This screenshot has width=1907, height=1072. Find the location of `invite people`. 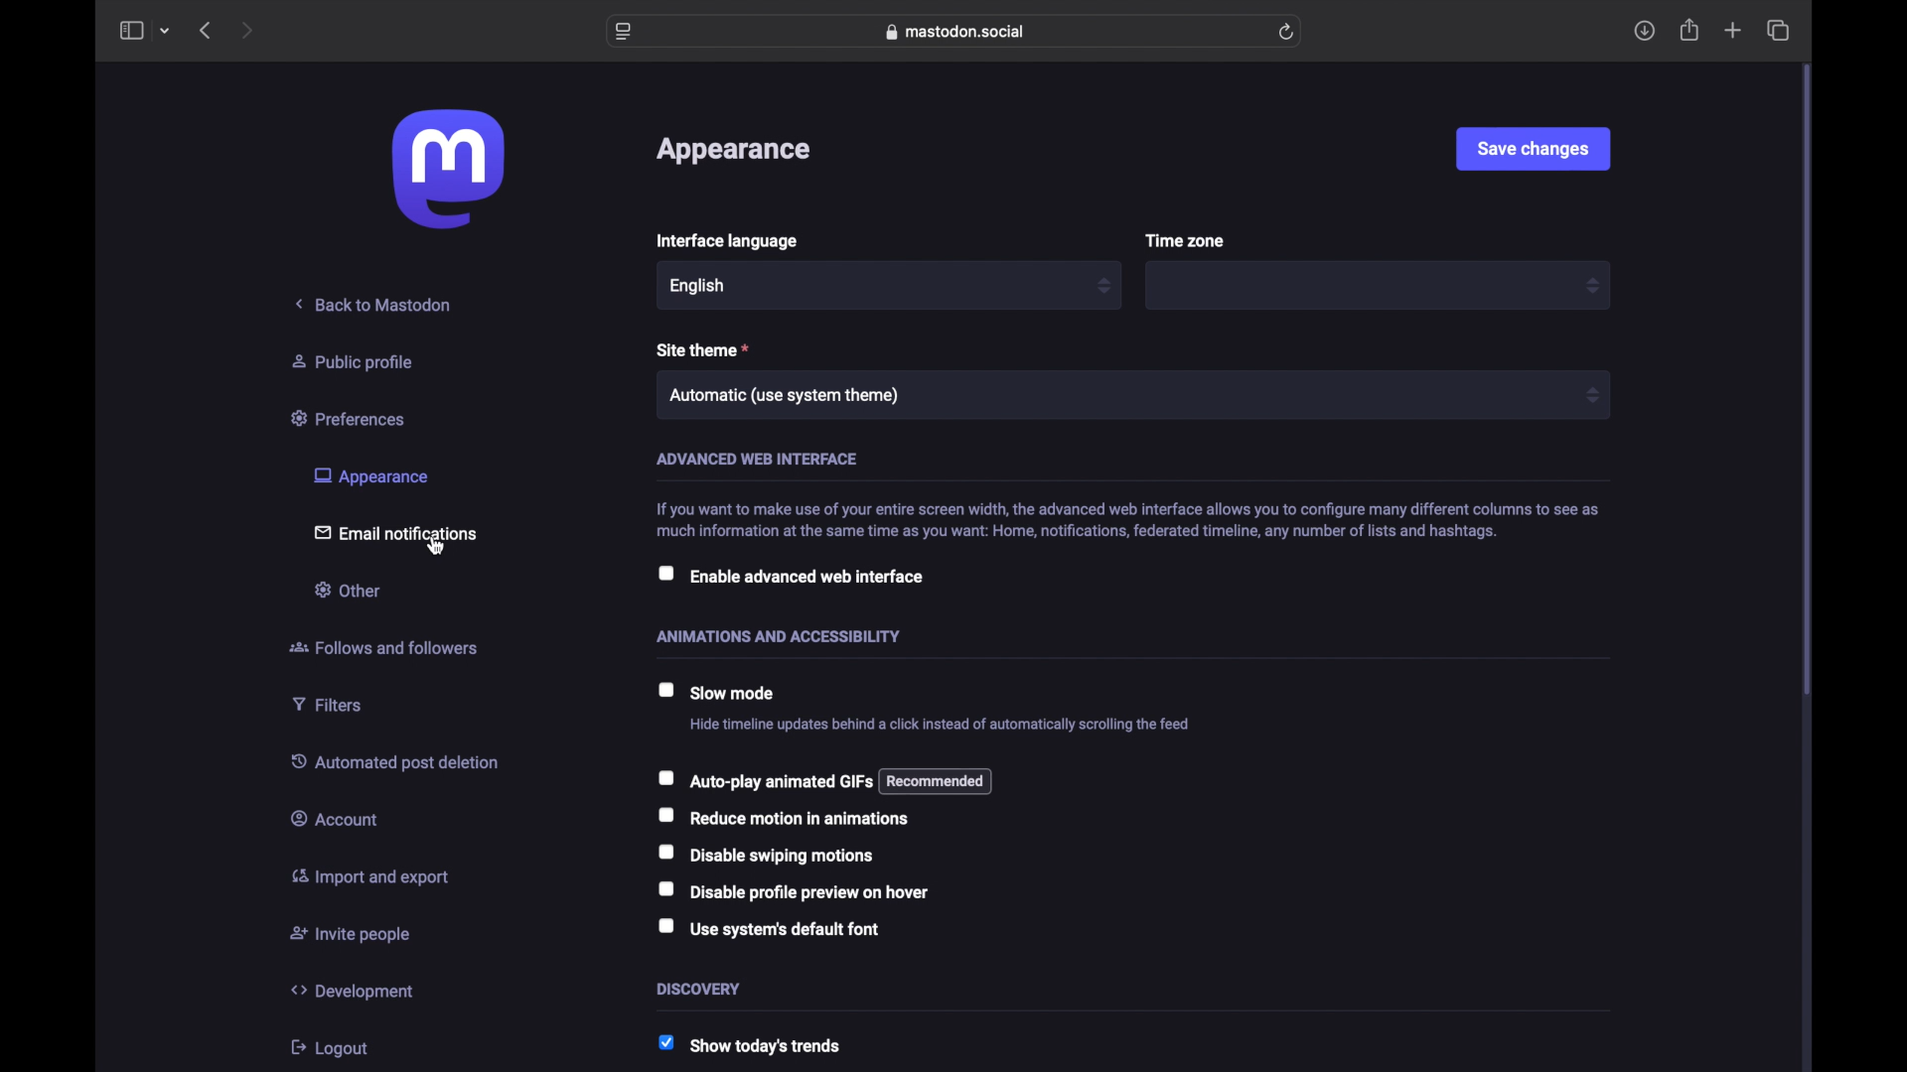

invite people is located at coordinates (351, 935).